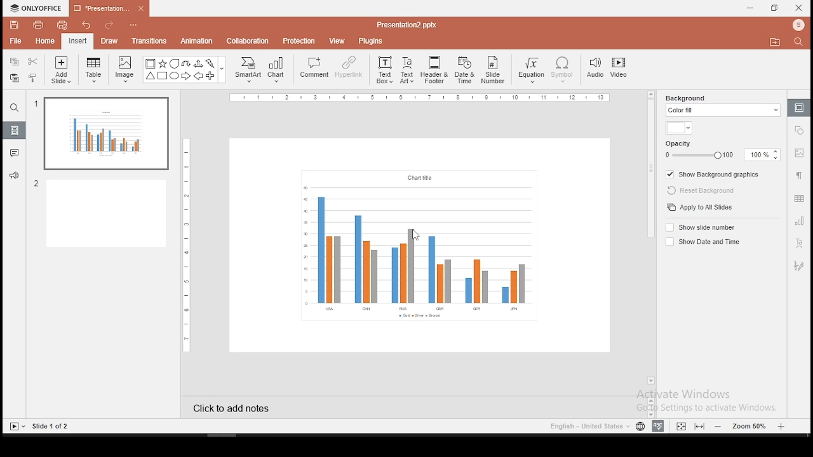  What do you see at coordinates (103, 214) in the screenshot?
I see `slide 2` at bounding box center [103, 214].